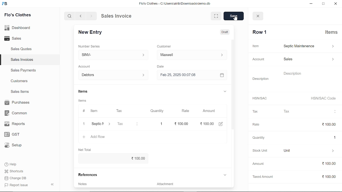  What do you see at coordinates (234, 87) in the screenshot?
I see `vertical scrollbar` at bounding box center [234, 87].